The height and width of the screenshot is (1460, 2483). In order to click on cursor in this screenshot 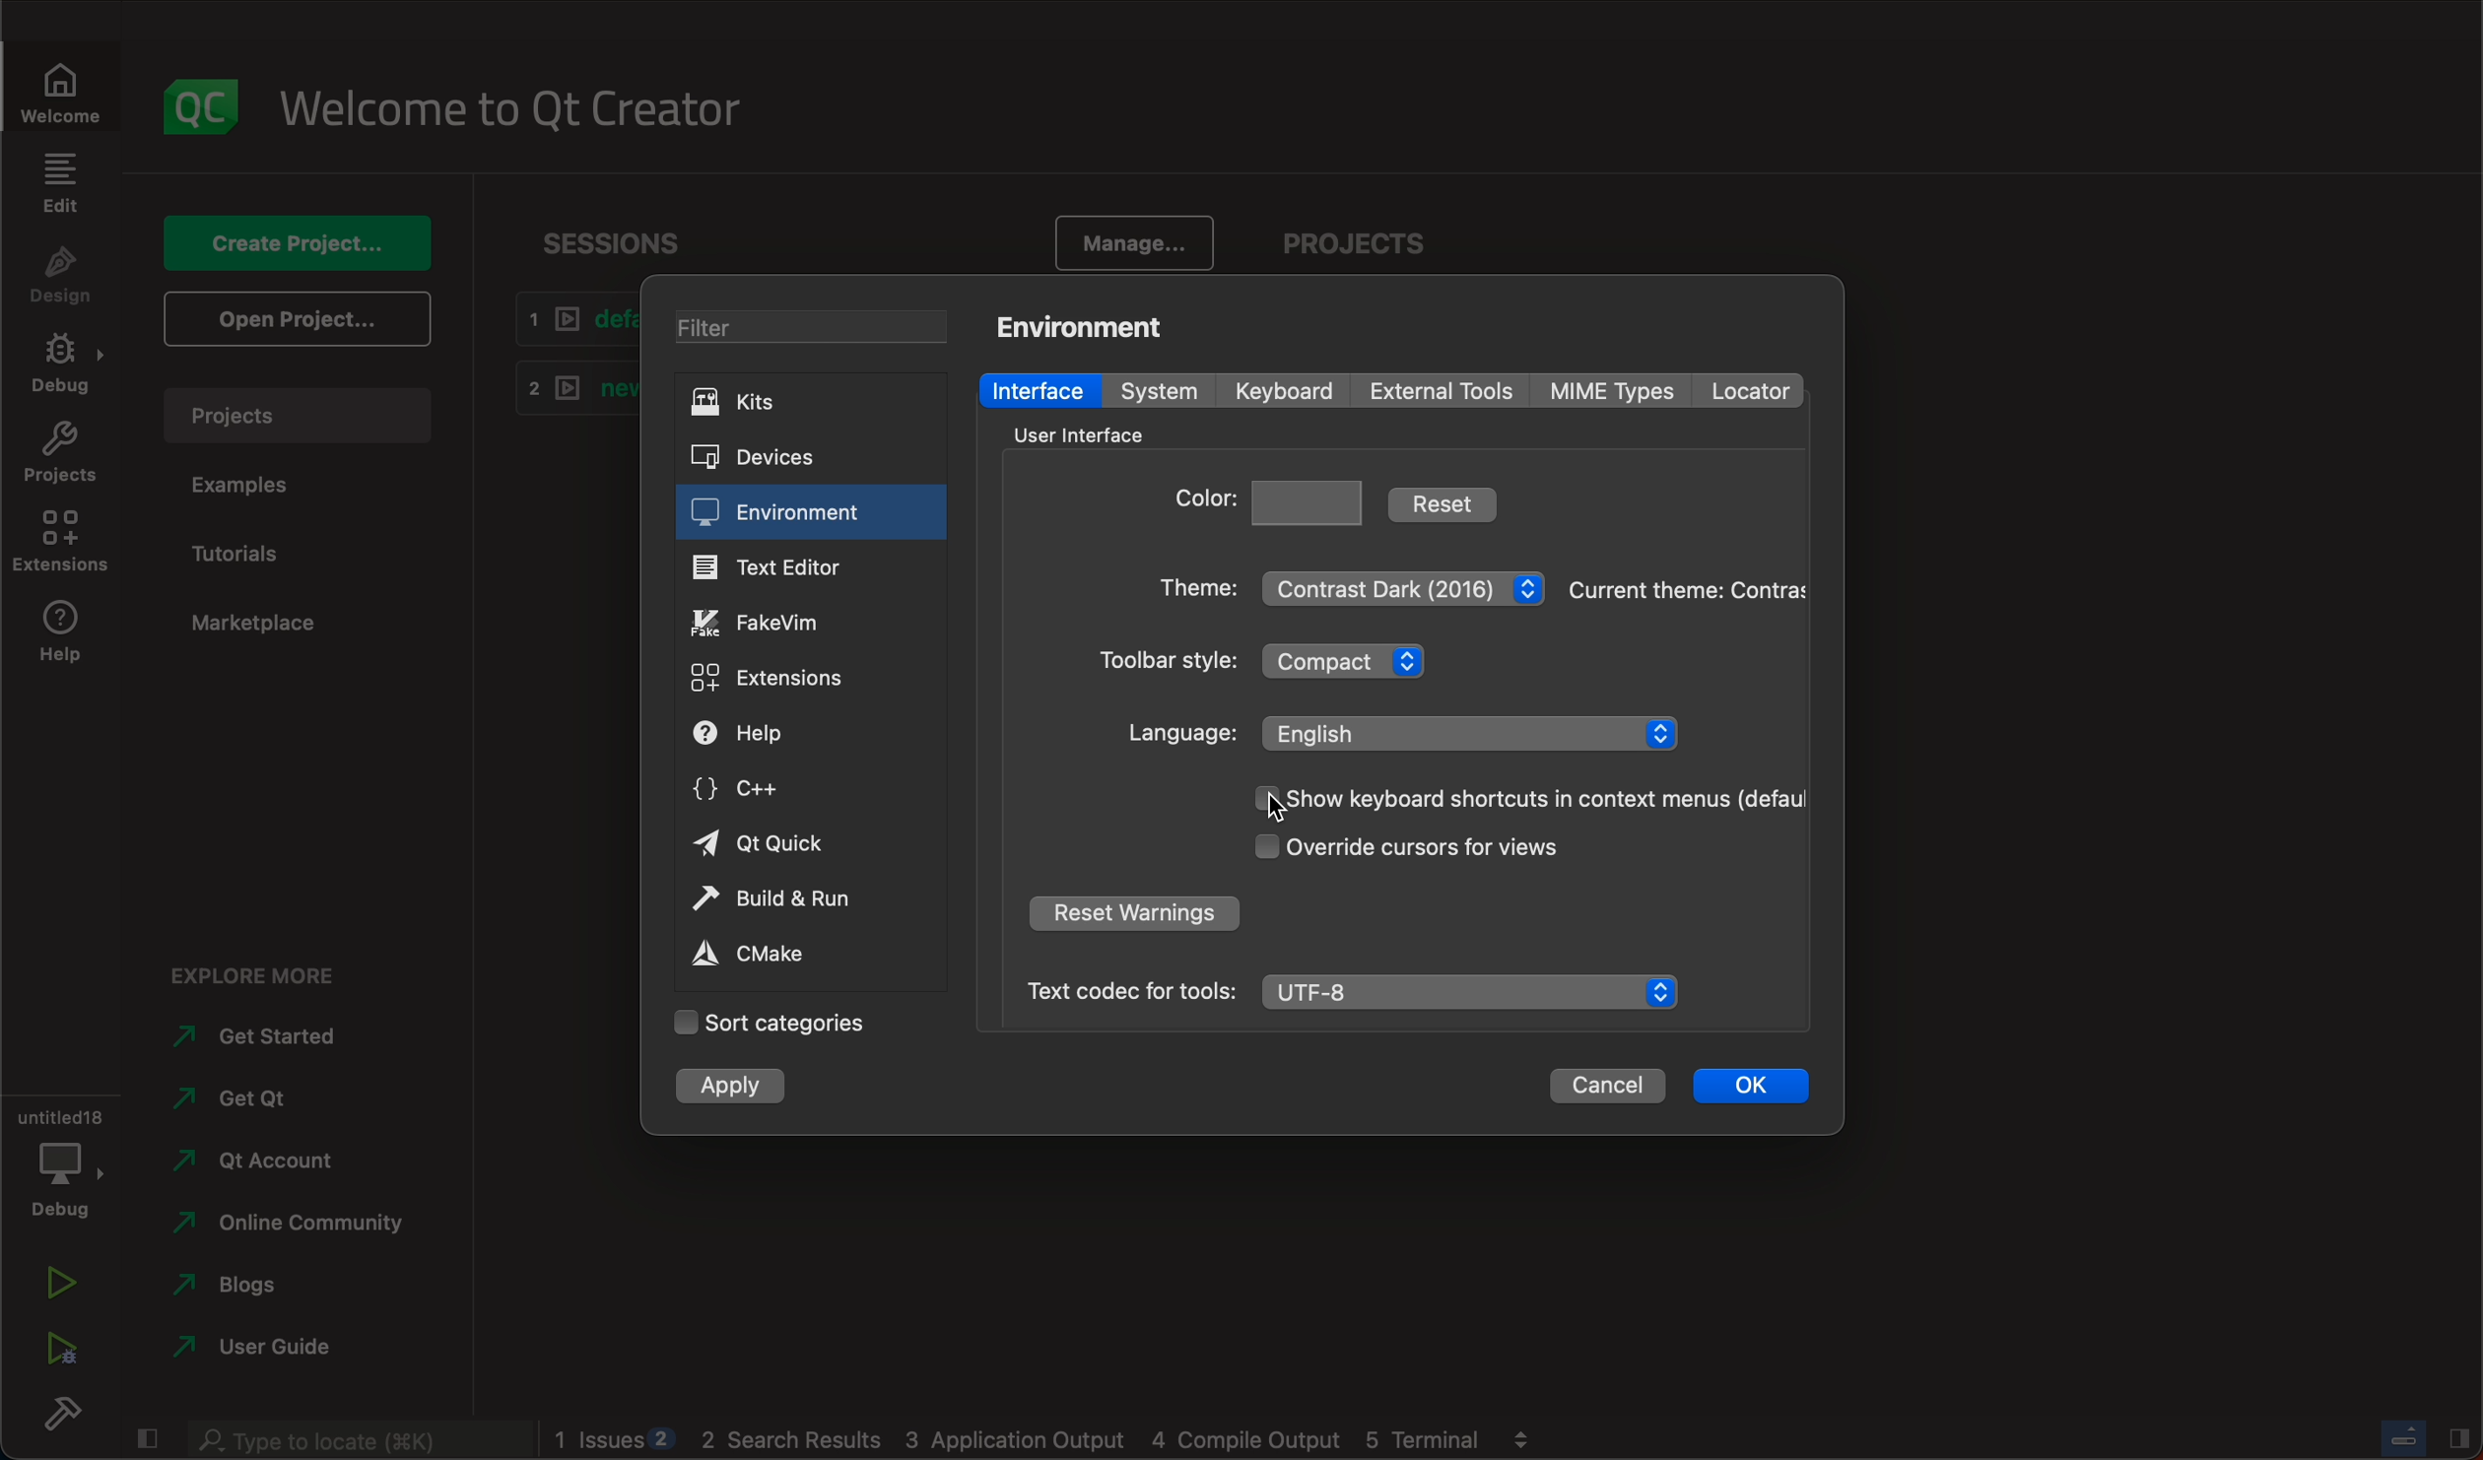, I will do `click(1275, 806)`.